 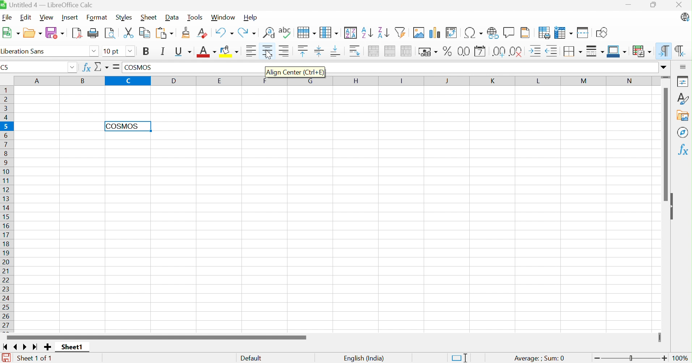 What do you see at coordinates (251, 357) in the screenshot?
I see `Default` at bounding box center [251, 357].